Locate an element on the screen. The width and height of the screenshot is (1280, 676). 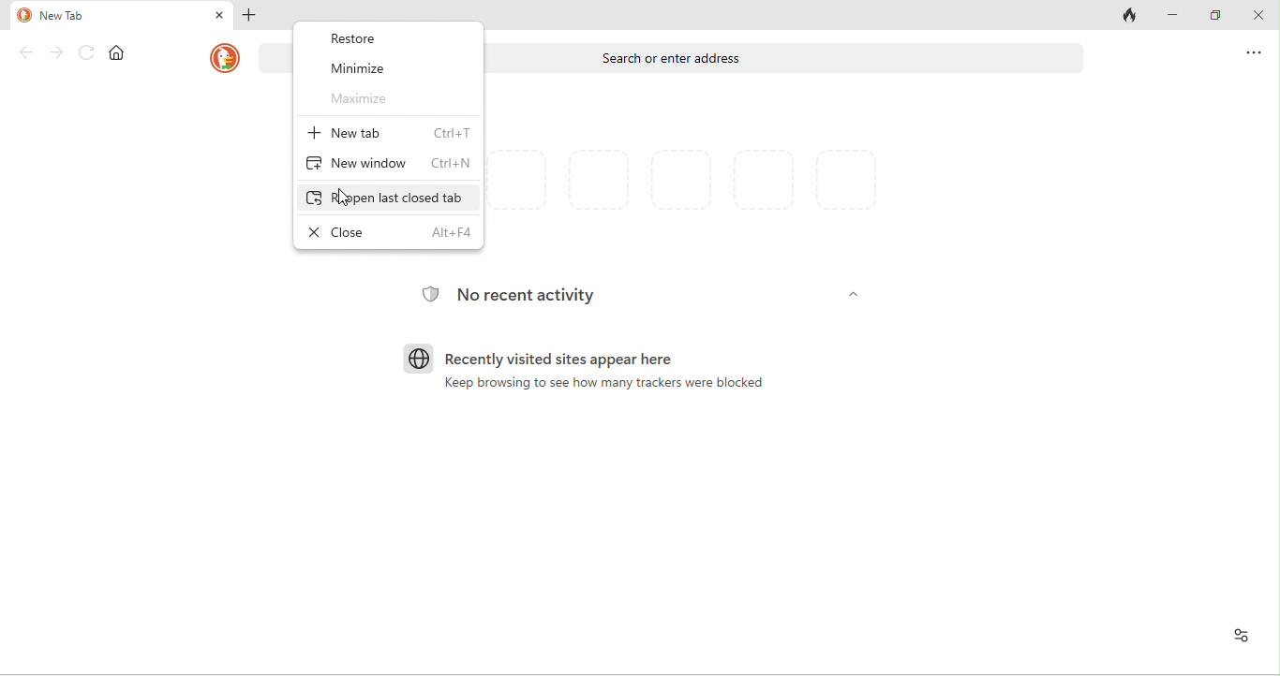
duckduck go logo is located at coordinates (23, 15).